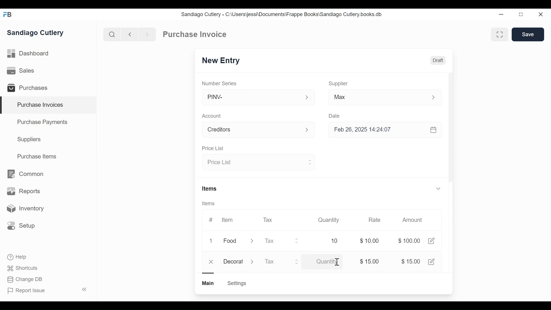 Image resolution: width=551 pixels, height=310 pixels. I want to click on Items, so click(210, 204).